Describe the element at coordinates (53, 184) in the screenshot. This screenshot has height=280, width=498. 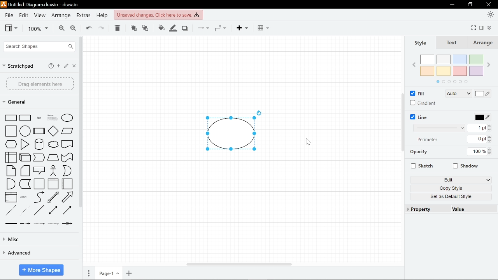
I see `vertical container` at that location.